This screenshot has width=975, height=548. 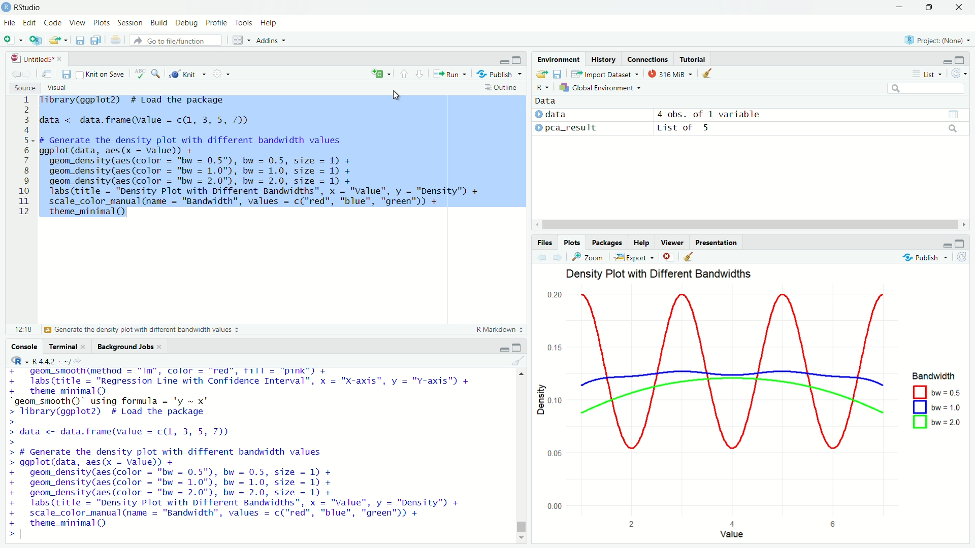 What do you see at coordinates (419, 73) in the screenshot?
I see `Go to next section/chunk` at bounding box center [419, 73].